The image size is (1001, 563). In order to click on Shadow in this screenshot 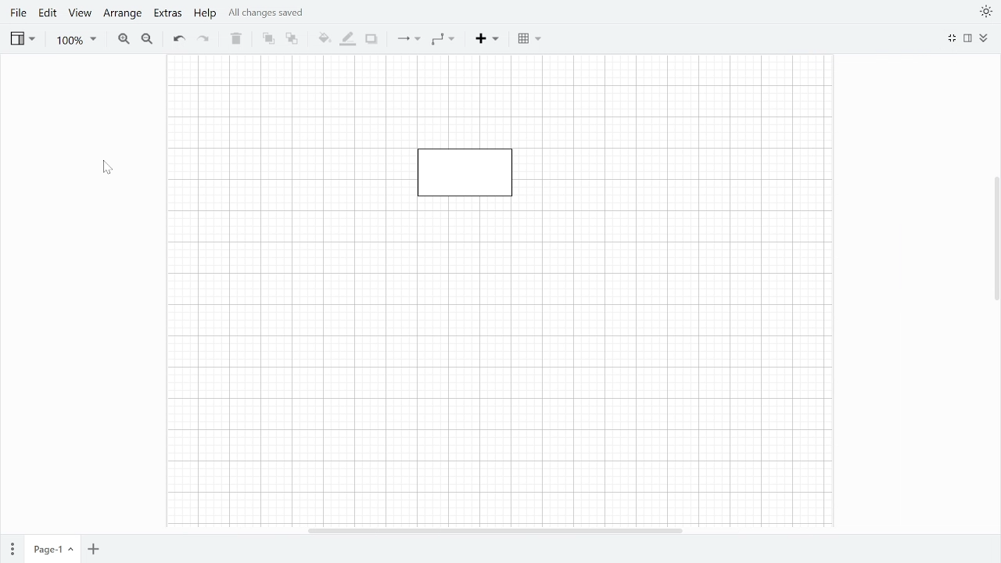, I will do `click(372, 40)`.